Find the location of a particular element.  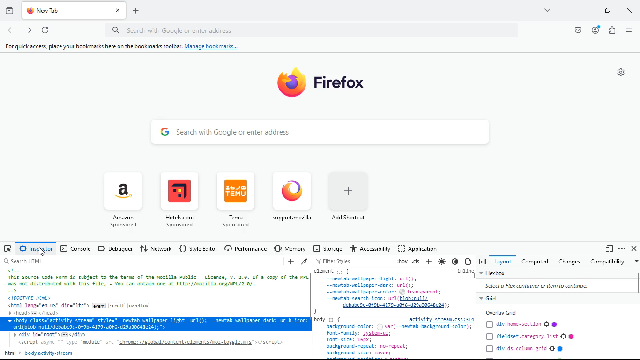

accessibility is located at coordinates (370, 247).